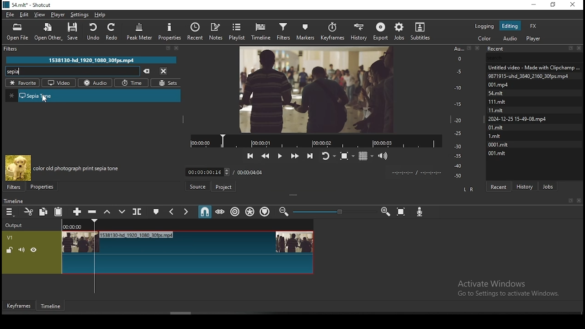  I want to click on time format, so click(418, 173).